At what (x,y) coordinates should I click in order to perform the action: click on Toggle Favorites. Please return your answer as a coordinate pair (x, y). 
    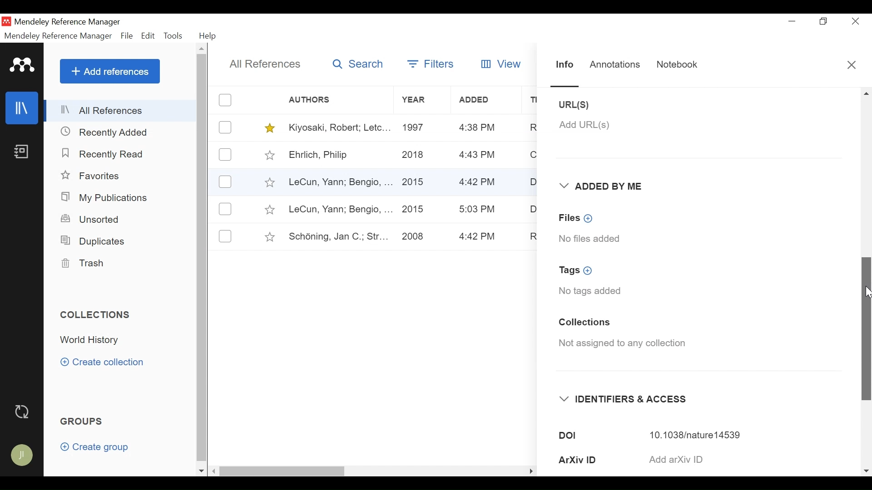
    Looking at the image, I should click on (270, 128).